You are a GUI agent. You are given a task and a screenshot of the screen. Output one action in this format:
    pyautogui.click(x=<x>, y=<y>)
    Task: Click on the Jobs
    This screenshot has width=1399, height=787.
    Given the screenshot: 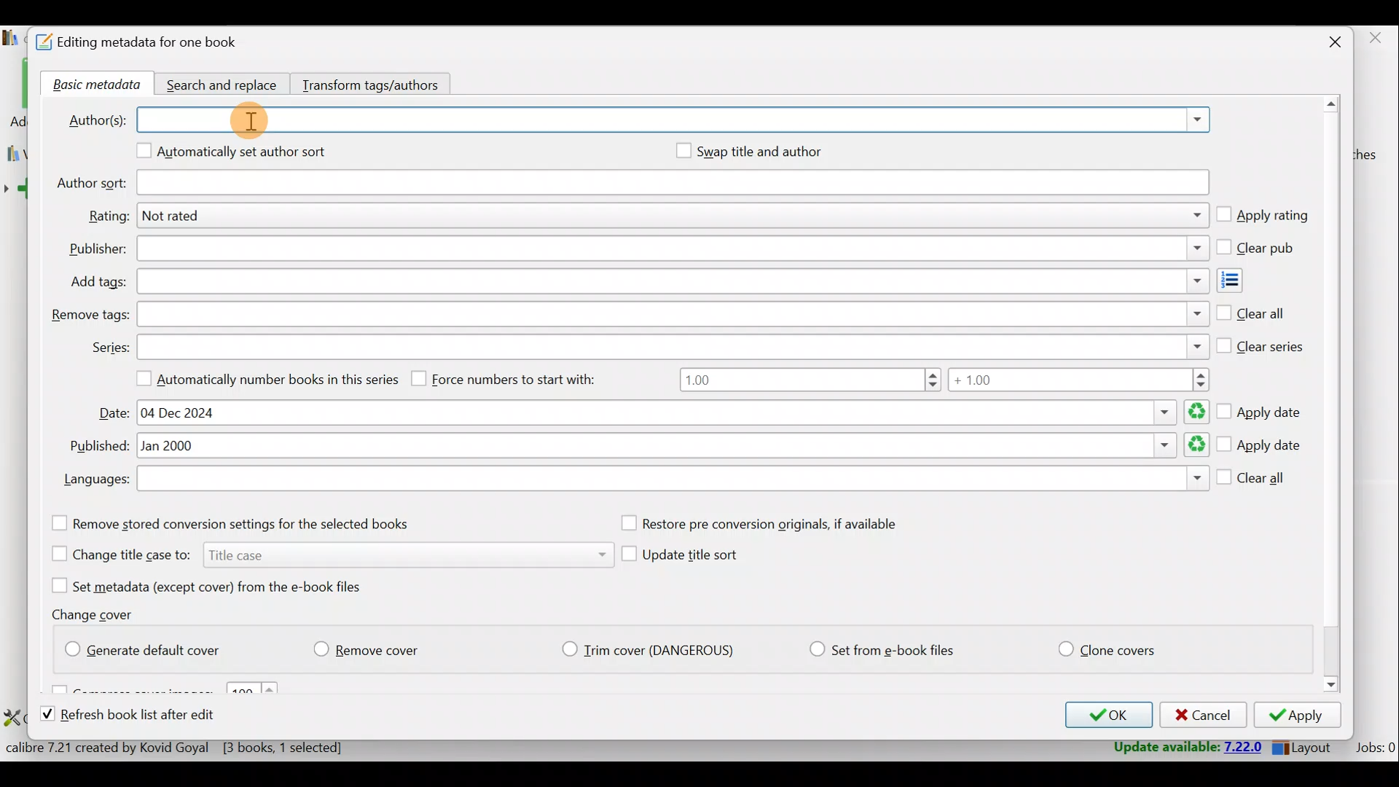 What is the action you would take?
    pyautogui.click(x=1374, y=747)
    